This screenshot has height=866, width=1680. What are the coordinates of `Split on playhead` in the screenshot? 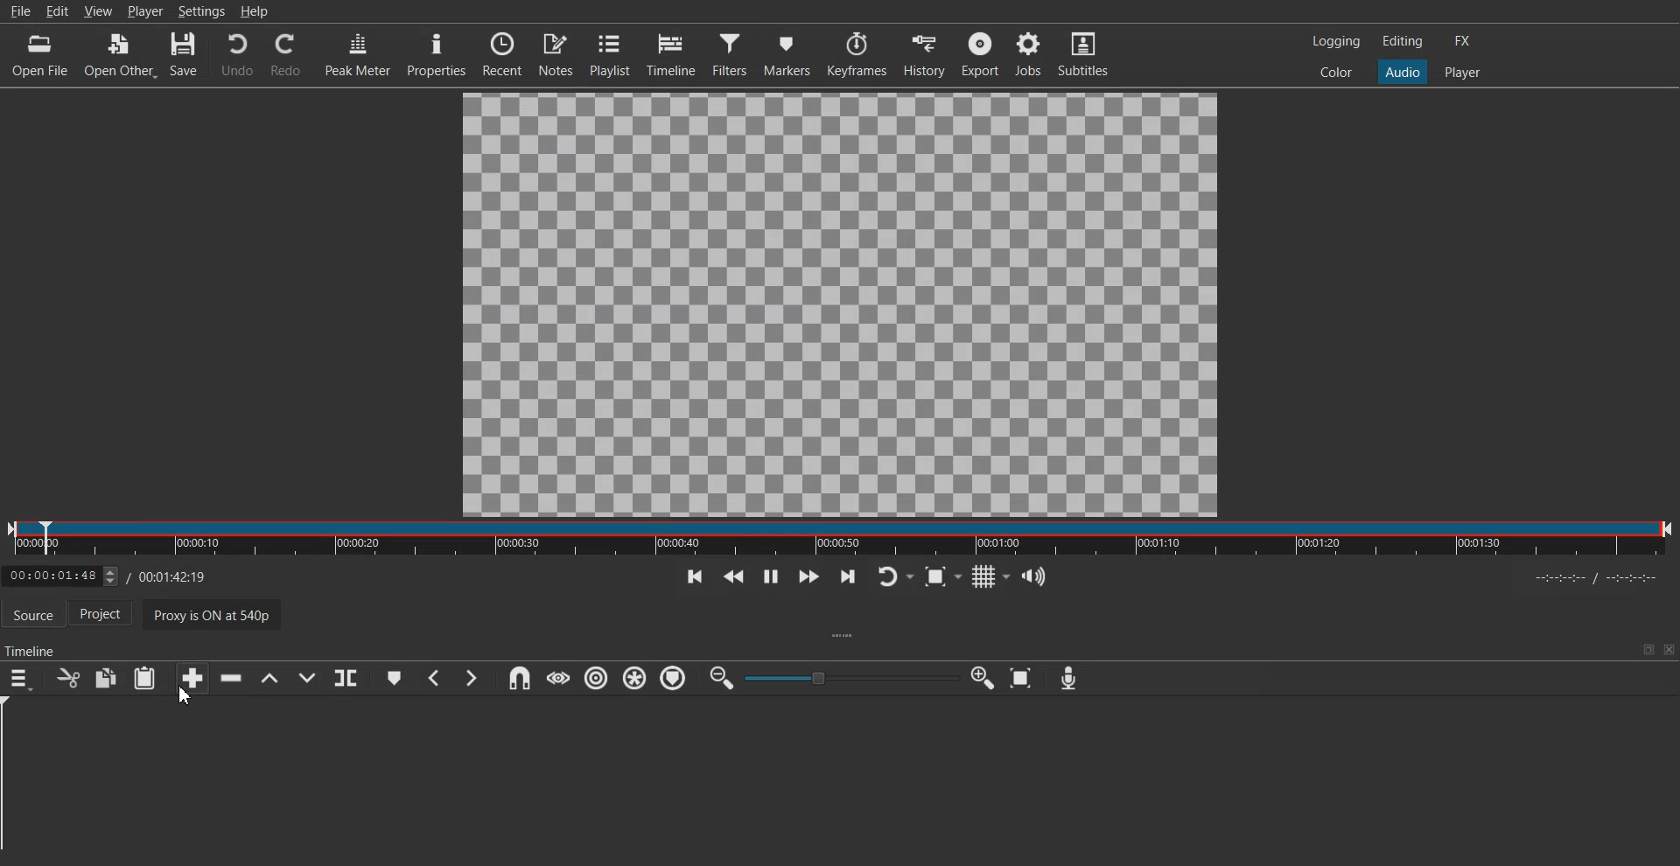 It's located at (346, 678).